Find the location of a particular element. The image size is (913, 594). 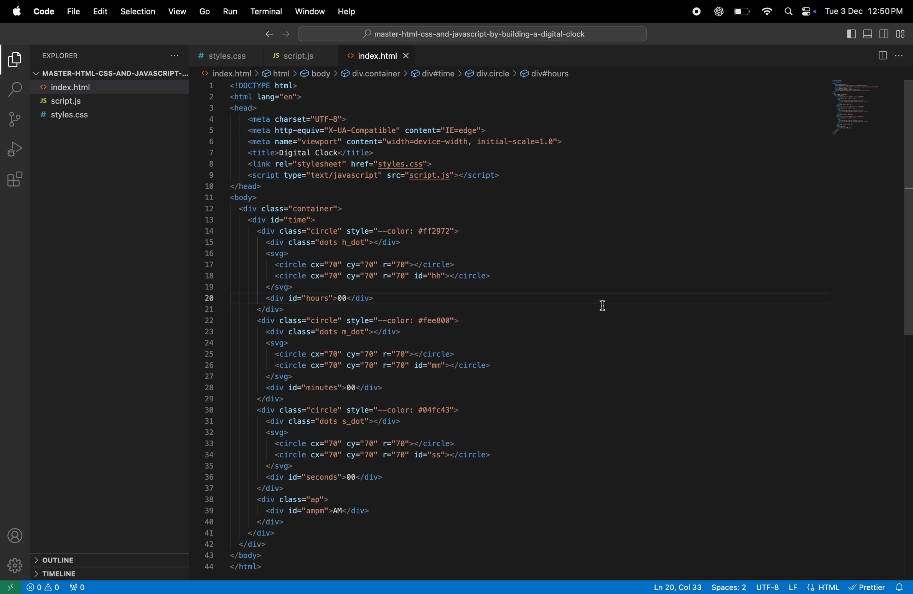

ln 1 col 1 is located at coordinates (662, 588).